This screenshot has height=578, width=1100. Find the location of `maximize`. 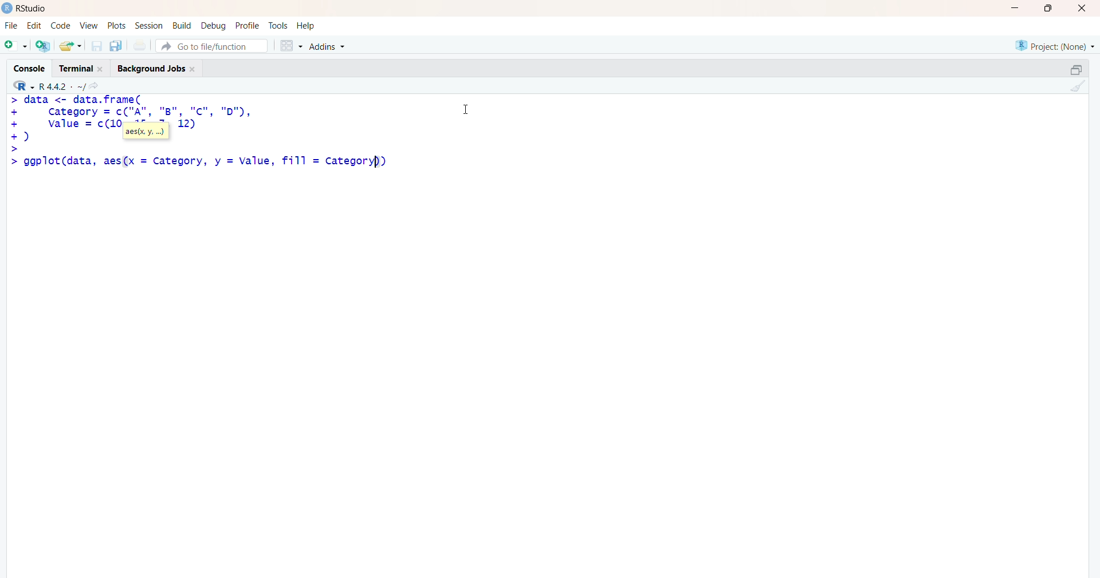

maximize is located at coordinates (1052, 8).